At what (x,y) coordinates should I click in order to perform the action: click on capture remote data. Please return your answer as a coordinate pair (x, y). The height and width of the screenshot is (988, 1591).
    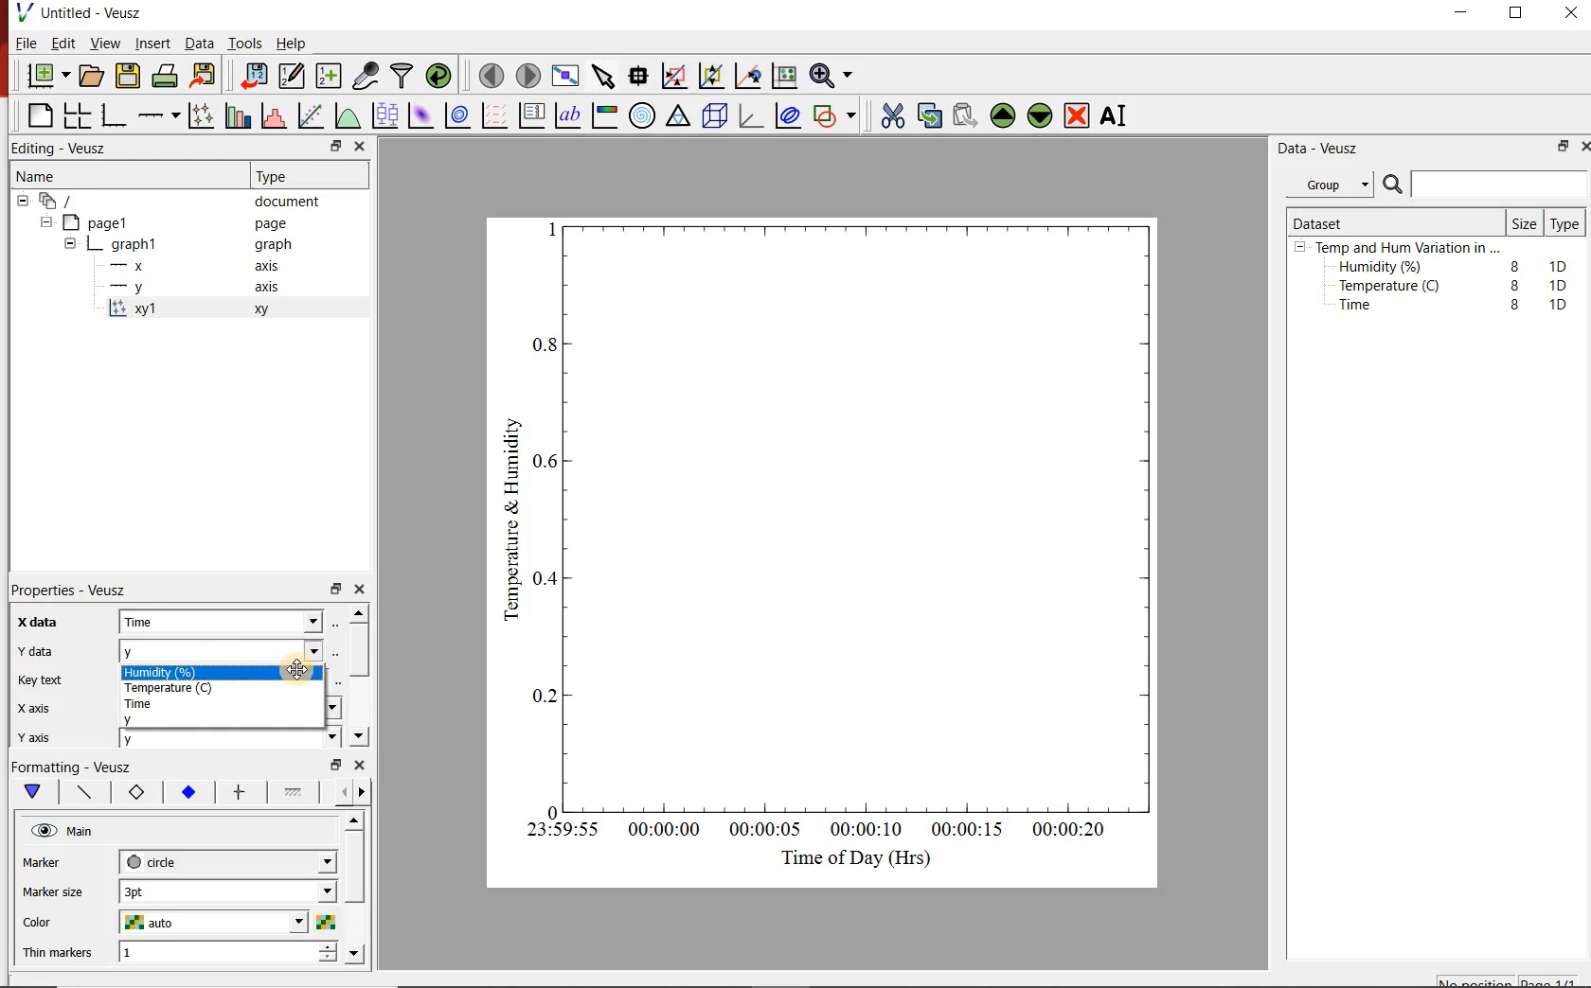
    Looking at the image, I should click on (365, 74).